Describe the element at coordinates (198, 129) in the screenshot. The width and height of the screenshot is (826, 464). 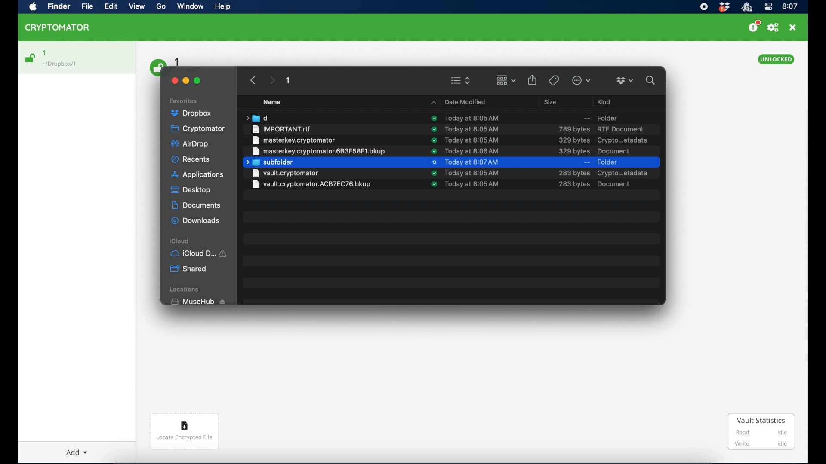
I see `cryptomator` at that location.